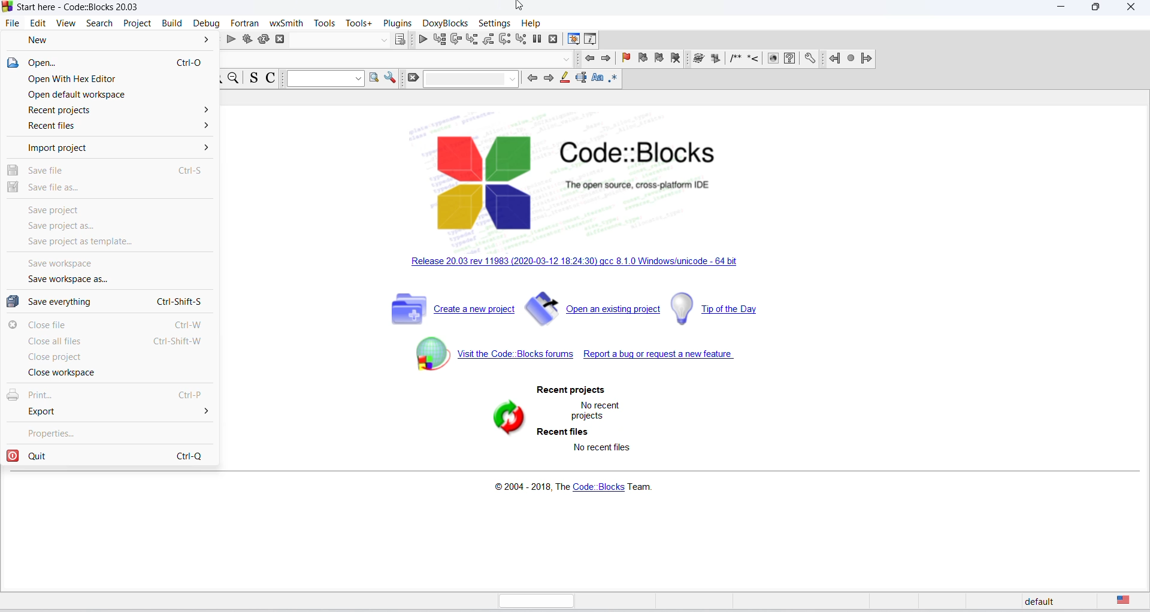  I want to click on tools plus, so click(357, 23).